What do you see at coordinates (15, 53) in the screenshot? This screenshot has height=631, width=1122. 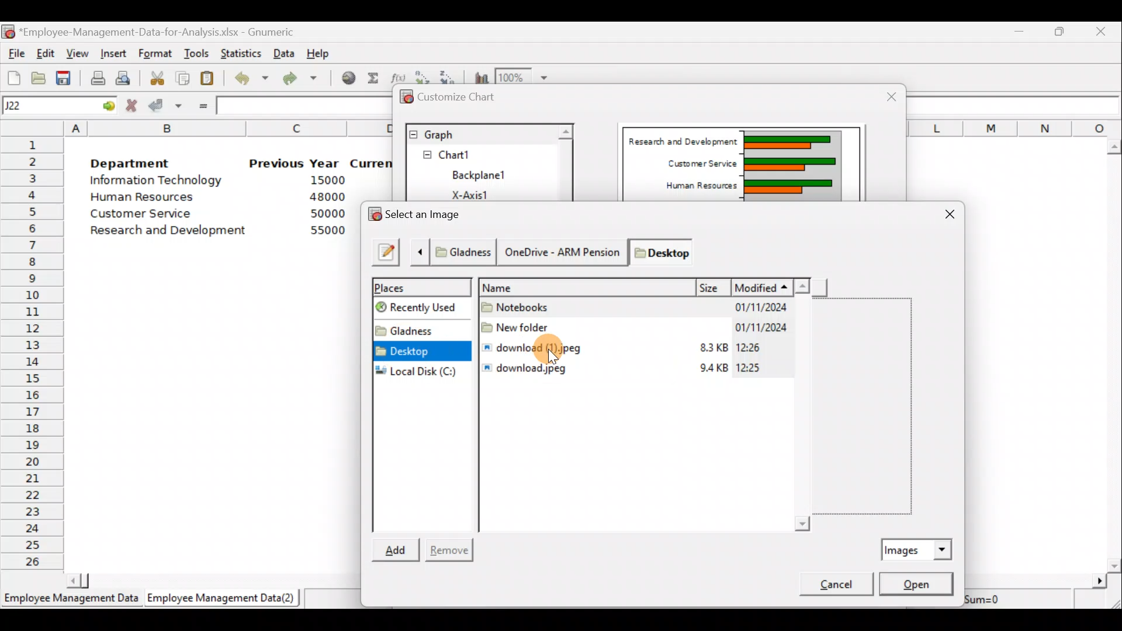 I see `File` at bounding box center [15, 53].